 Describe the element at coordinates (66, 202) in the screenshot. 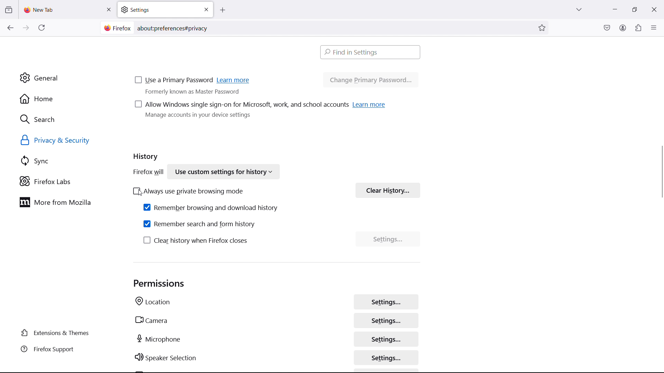

I see `more from mozilla` at that location.